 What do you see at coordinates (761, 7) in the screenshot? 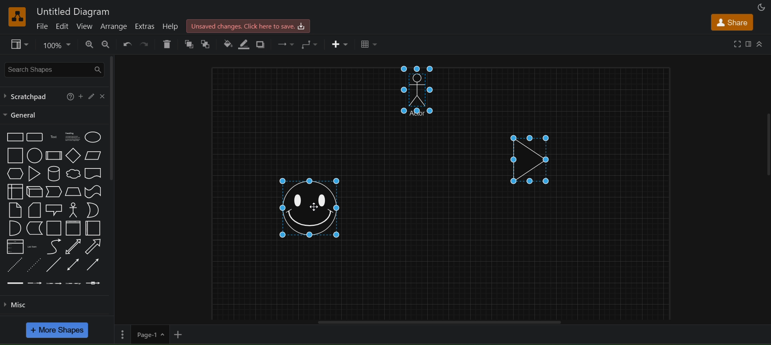
I see `appearance` at bounding box center [761, 7].